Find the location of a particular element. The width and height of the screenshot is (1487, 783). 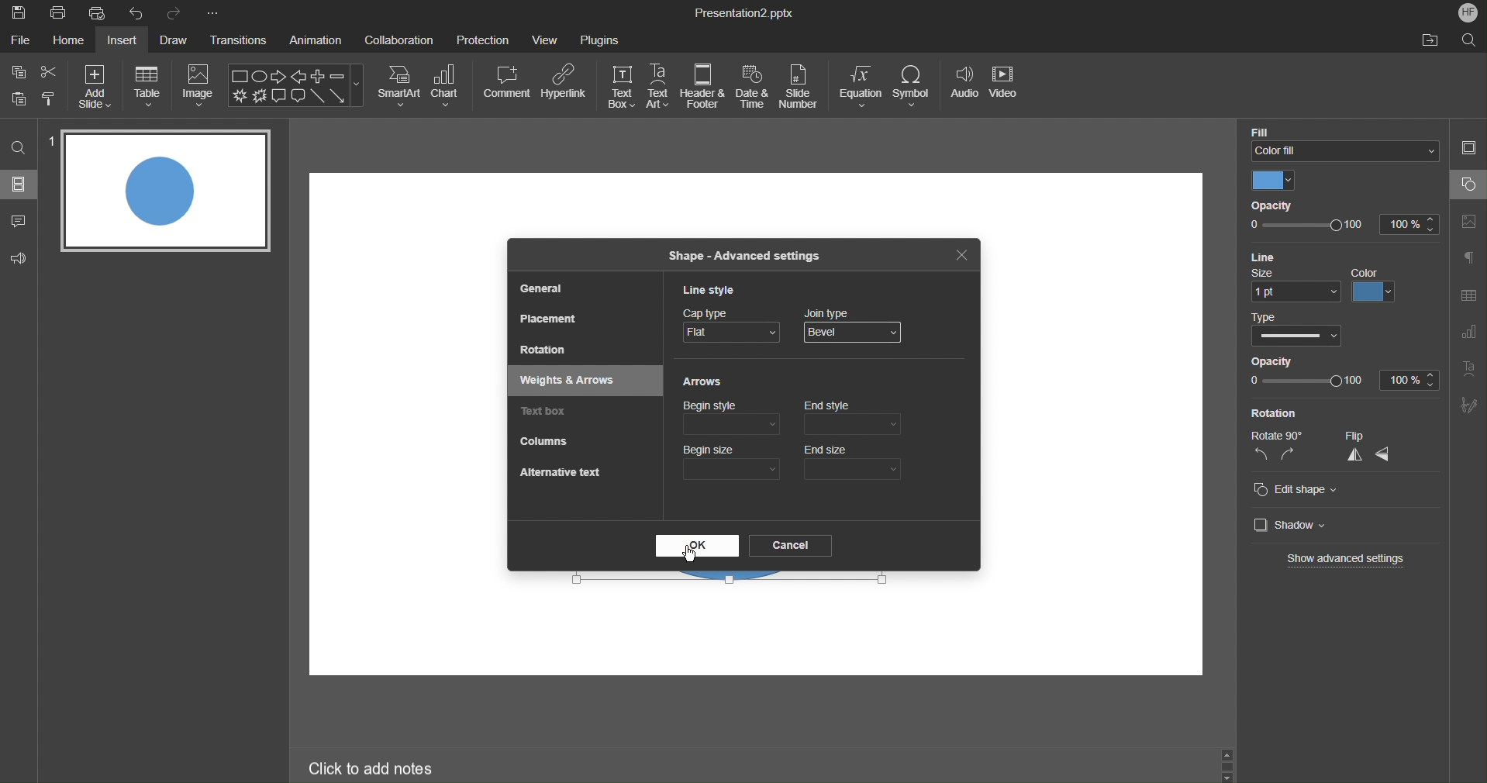

mouse pointer is located at coordinates (852, 339).